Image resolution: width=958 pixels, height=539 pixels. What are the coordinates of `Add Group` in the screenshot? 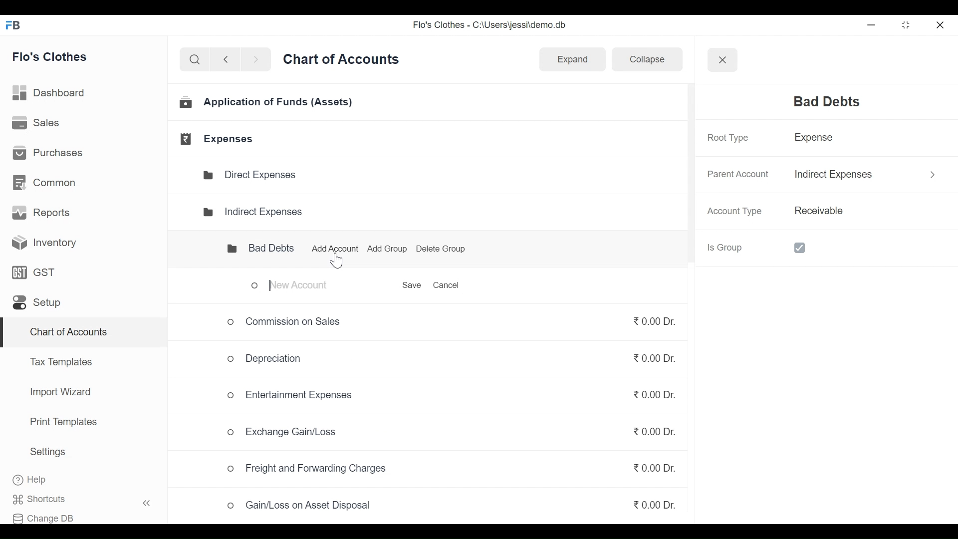 It's located at (389, 250).